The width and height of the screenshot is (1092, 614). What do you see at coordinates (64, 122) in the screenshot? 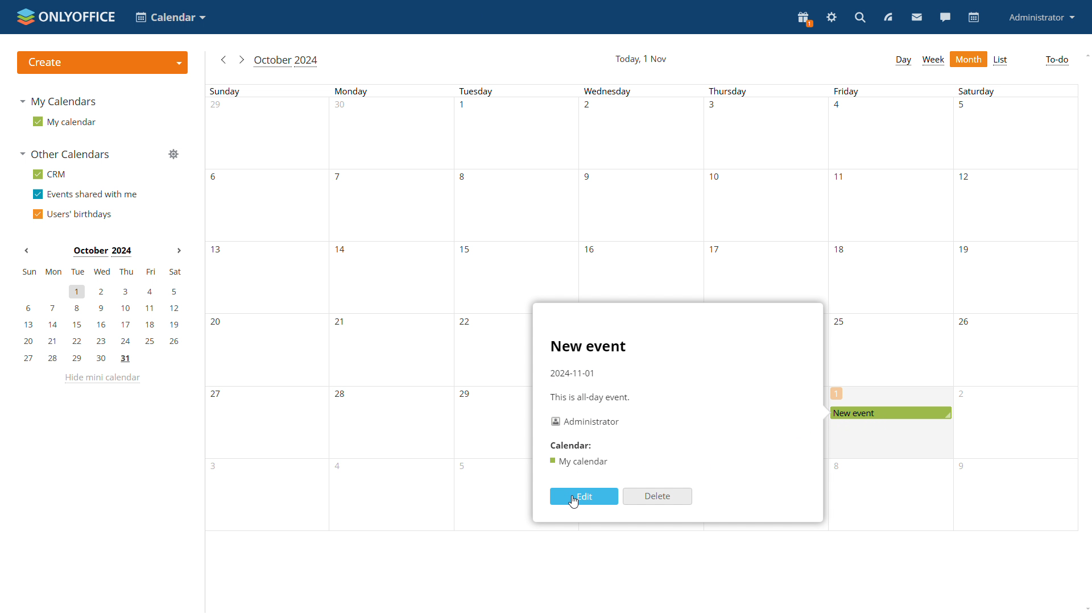
I see `my calendar` at bounding box center [64, 122].